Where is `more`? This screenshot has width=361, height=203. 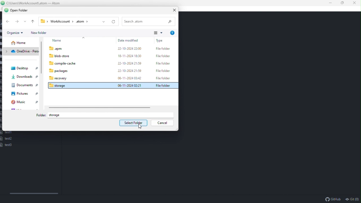
more is located at coordinates (26, 21).